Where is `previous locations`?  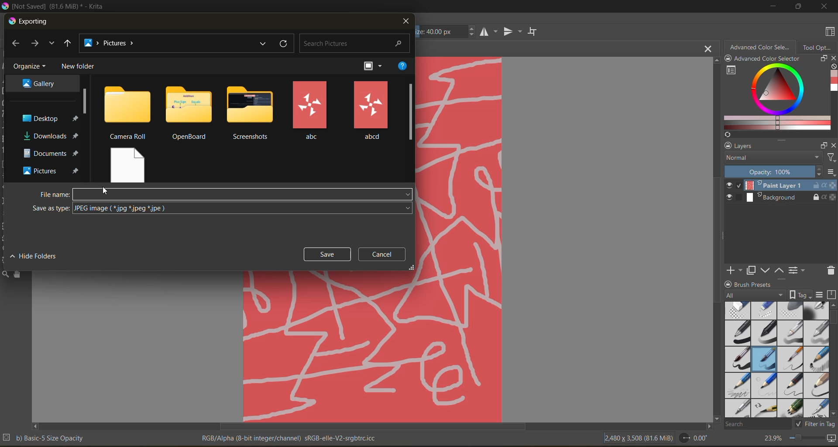 previous locations is located at coordinates (264, 43).